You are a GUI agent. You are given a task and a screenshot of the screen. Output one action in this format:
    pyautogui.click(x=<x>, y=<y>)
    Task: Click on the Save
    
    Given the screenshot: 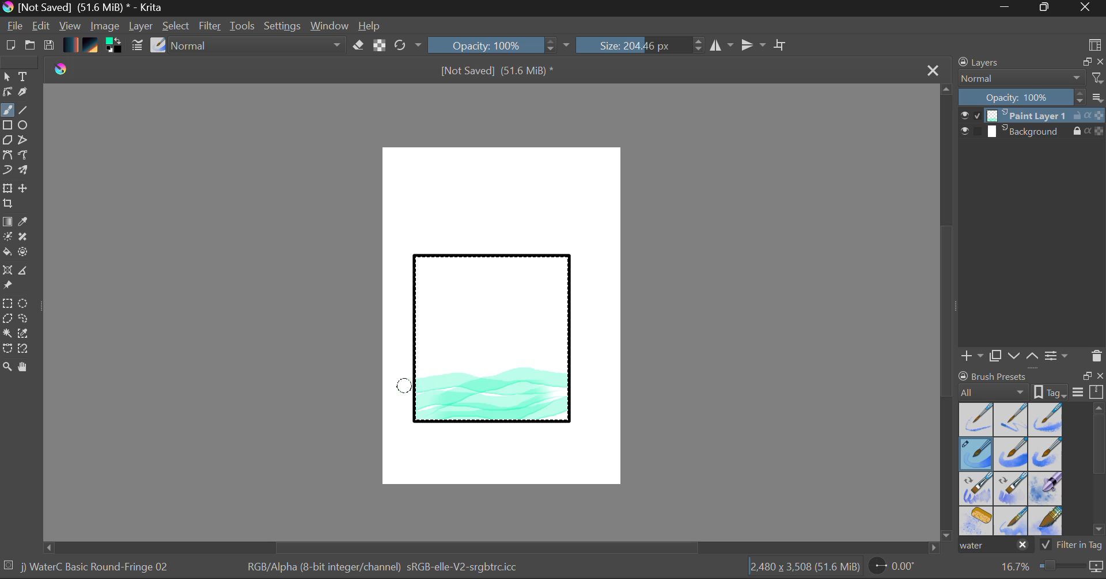 What is the action you would take?
    pyautogui.click(x=48, y=46)
    